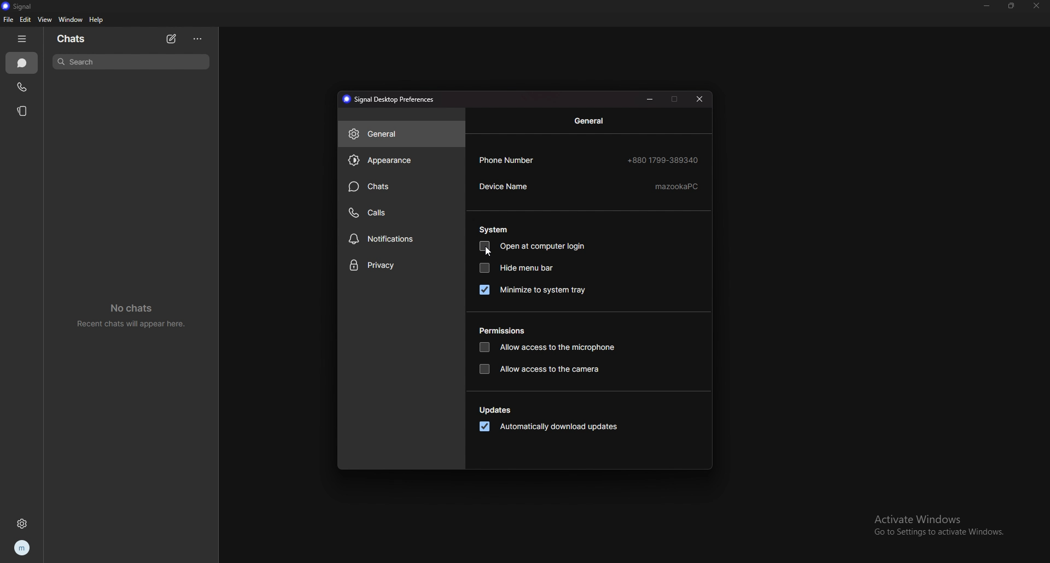  I want to click on device name, so click(588, 187).